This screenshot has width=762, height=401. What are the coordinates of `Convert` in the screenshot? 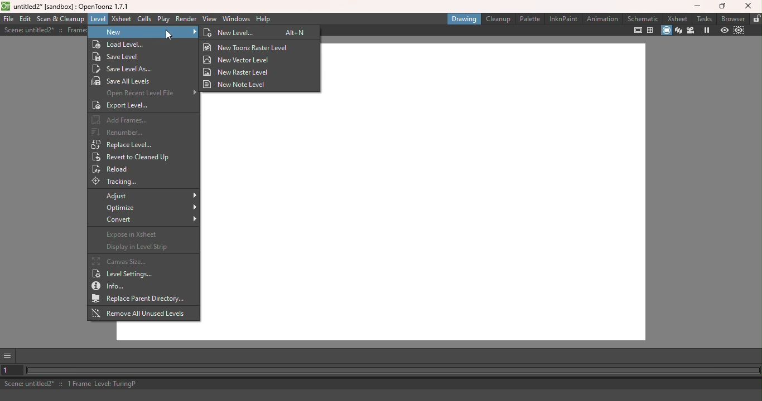 It's located at (149, 221).